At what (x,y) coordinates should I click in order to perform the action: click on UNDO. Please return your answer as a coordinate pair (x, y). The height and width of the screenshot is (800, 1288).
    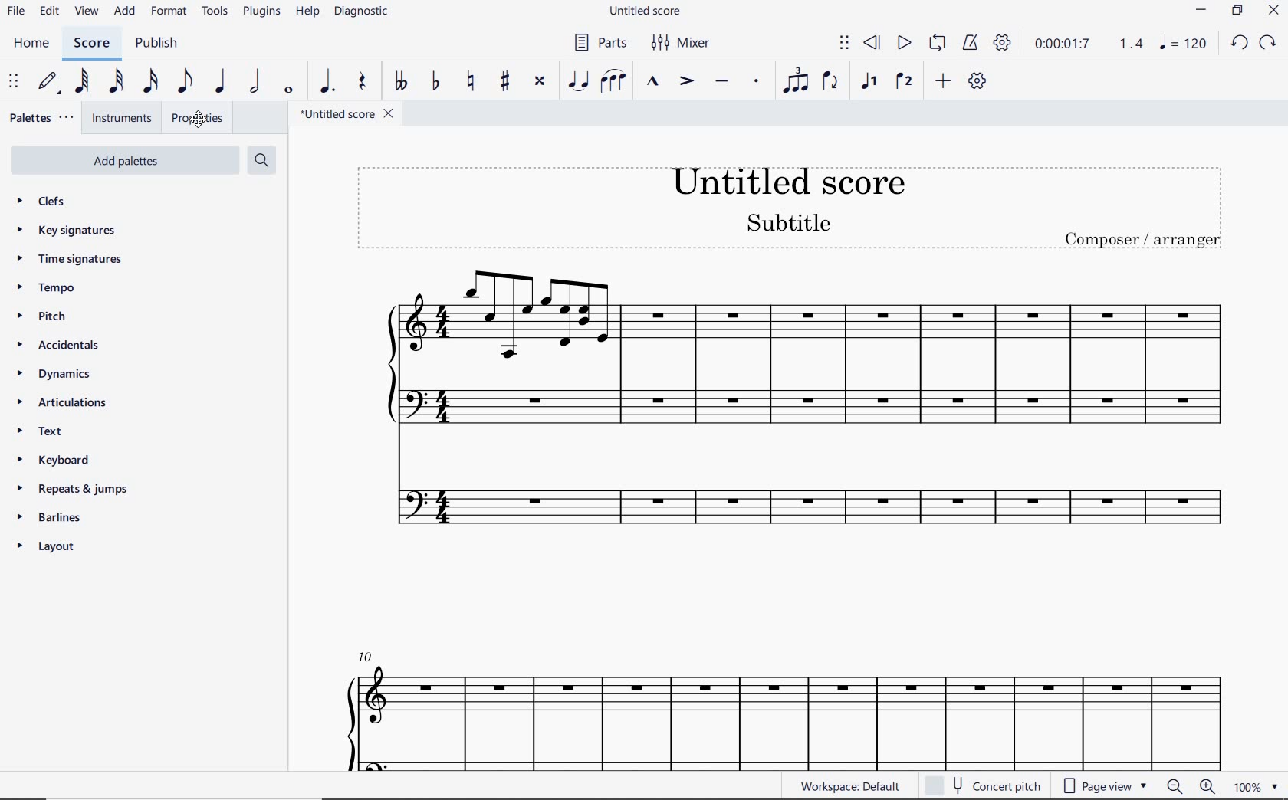
    Looking at the image, I should click on (1239, 41).